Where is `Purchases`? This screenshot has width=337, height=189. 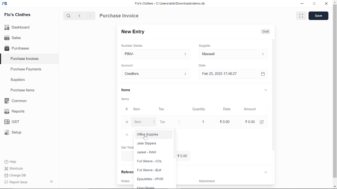 Purchases is located at coordinates (17, 48).